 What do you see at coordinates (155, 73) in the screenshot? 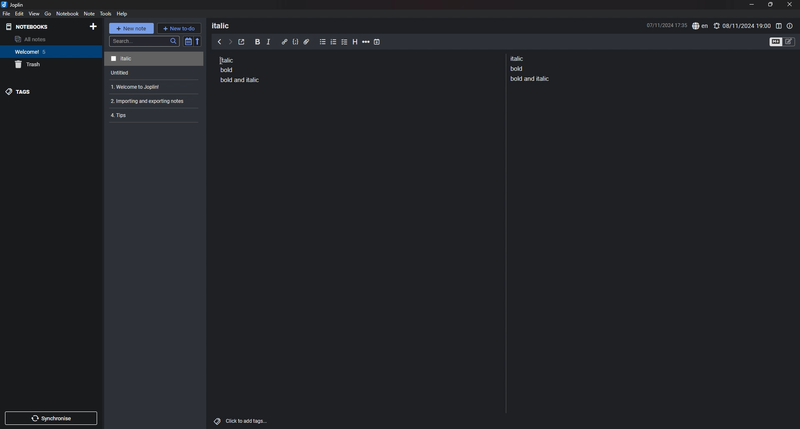
I see `note` at bounding box center [155, 73].